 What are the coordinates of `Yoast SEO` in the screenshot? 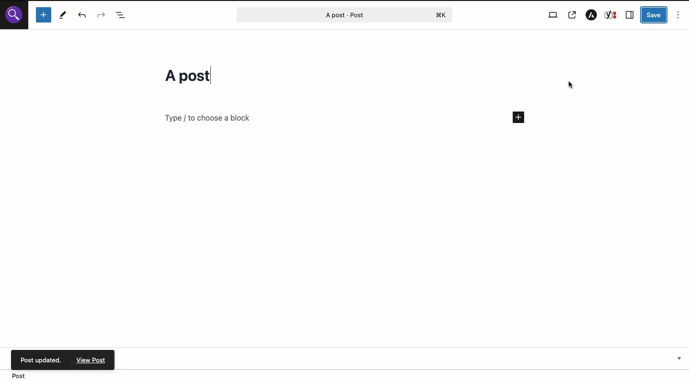 It's located at (406, 359).